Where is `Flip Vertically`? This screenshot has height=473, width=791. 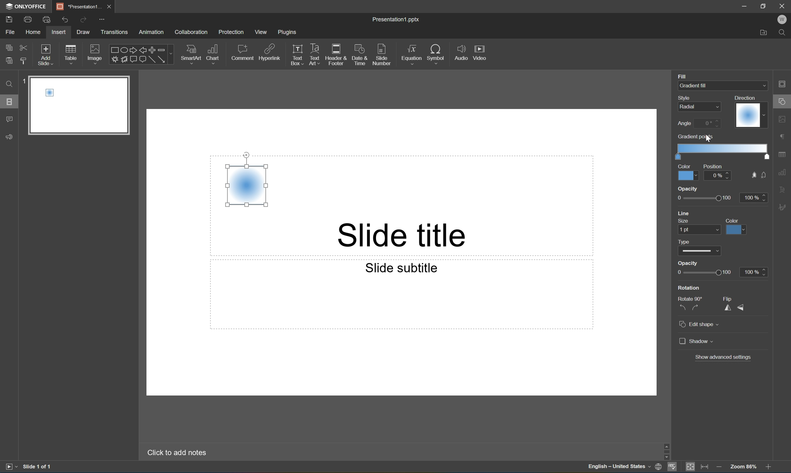
Flip Vertically is located at coordinates (741, 308).